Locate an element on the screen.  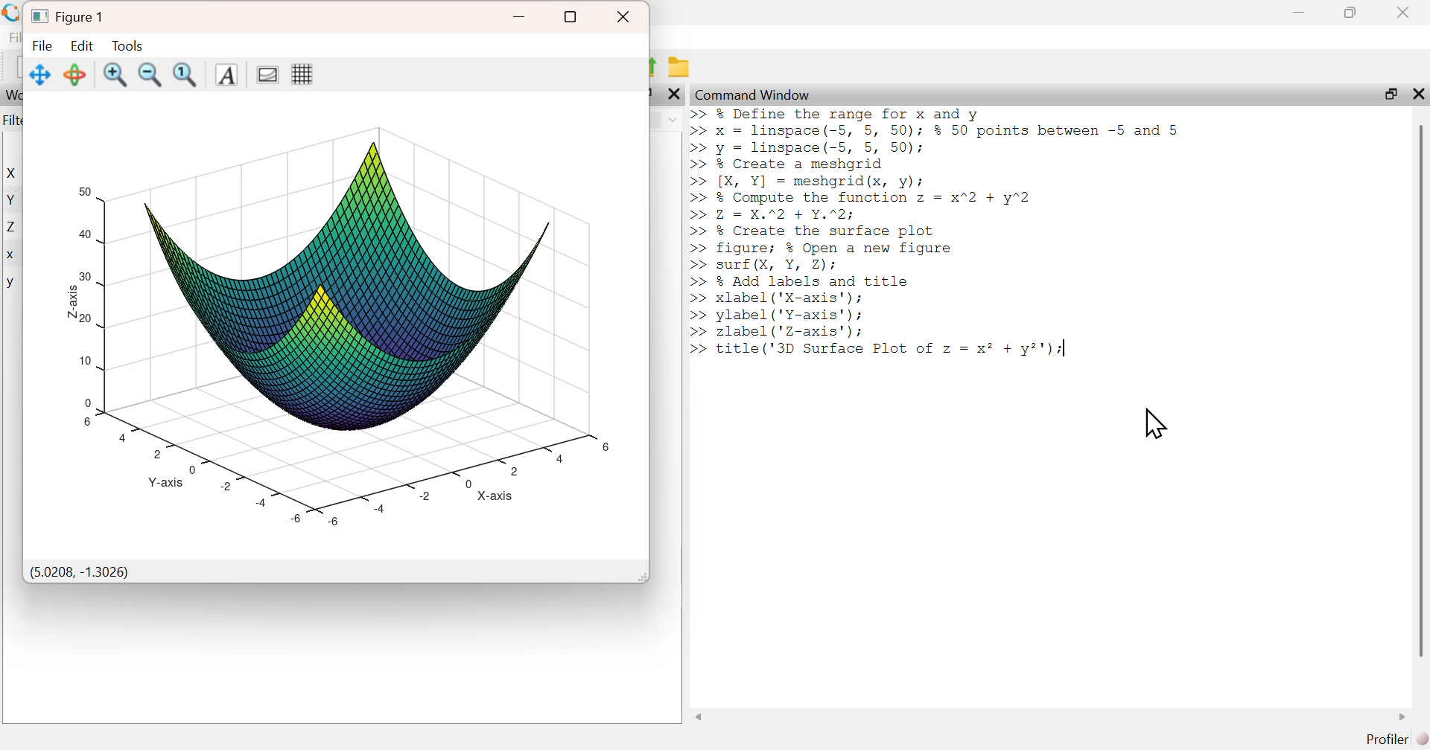
Grid is located at coordinates (302, 74).